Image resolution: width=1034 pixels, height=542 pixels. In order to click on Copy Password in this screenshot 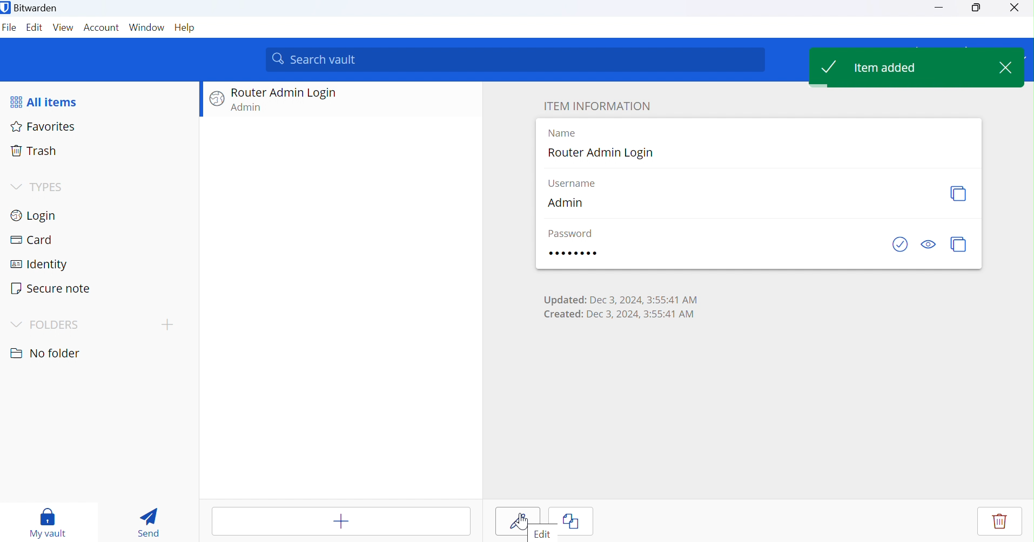, I will do `click(959, 245)`.